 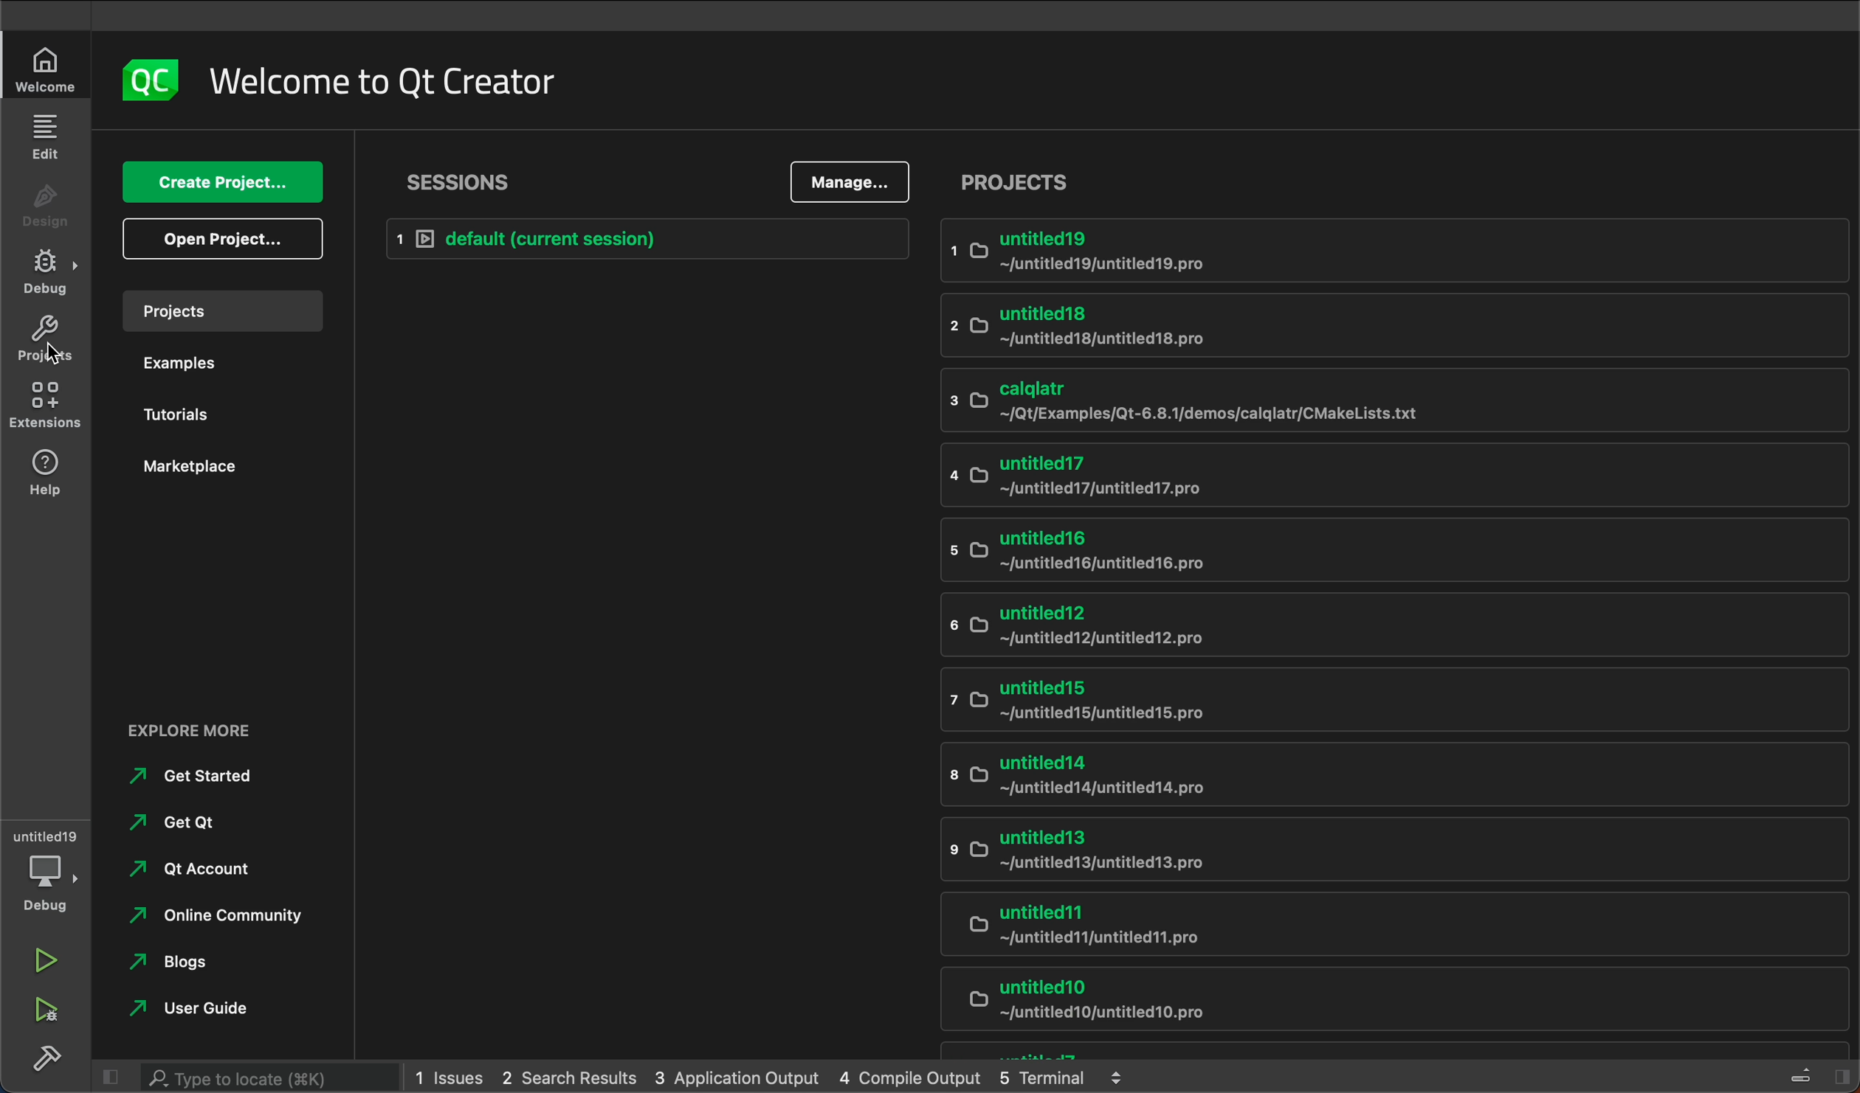 What do you see at coordinates (1388, 625) in the screenshot?
I see `untitled12` at bounding box center [1388, 625].